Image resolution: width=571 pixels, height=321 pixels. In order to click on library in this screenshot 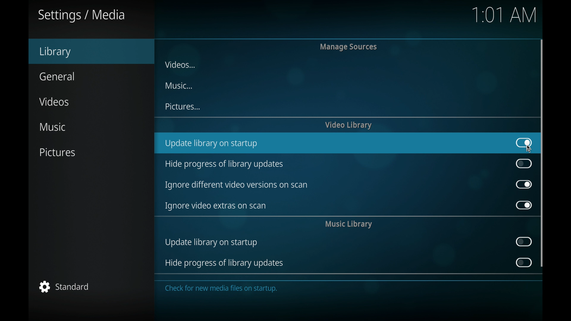, I will do `click(55, 52)`.